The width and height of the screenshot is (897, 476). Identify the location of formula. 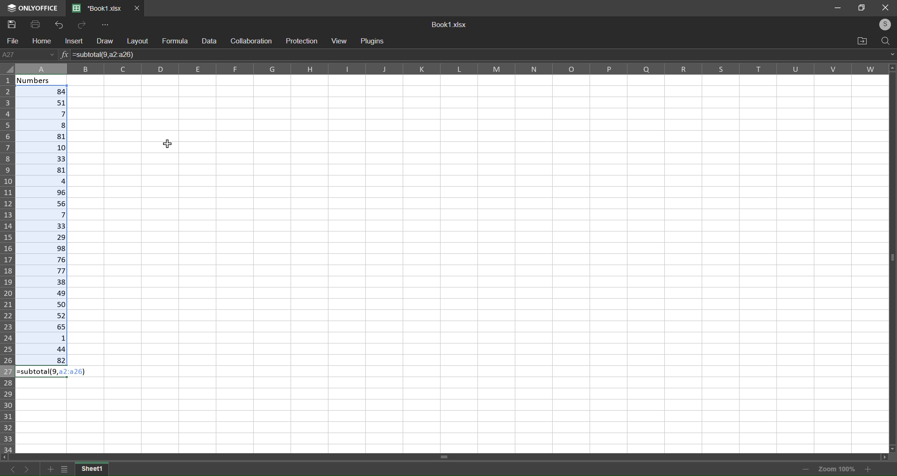
(175, 40).